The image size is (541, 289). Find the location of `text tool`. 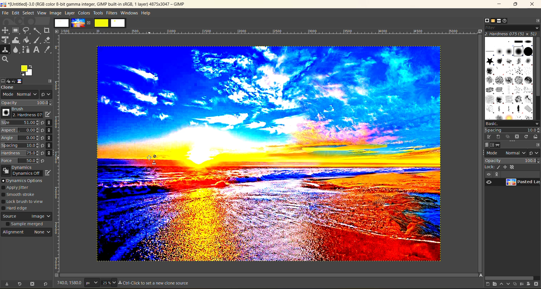

text tool is located at coordinates (37, 50).